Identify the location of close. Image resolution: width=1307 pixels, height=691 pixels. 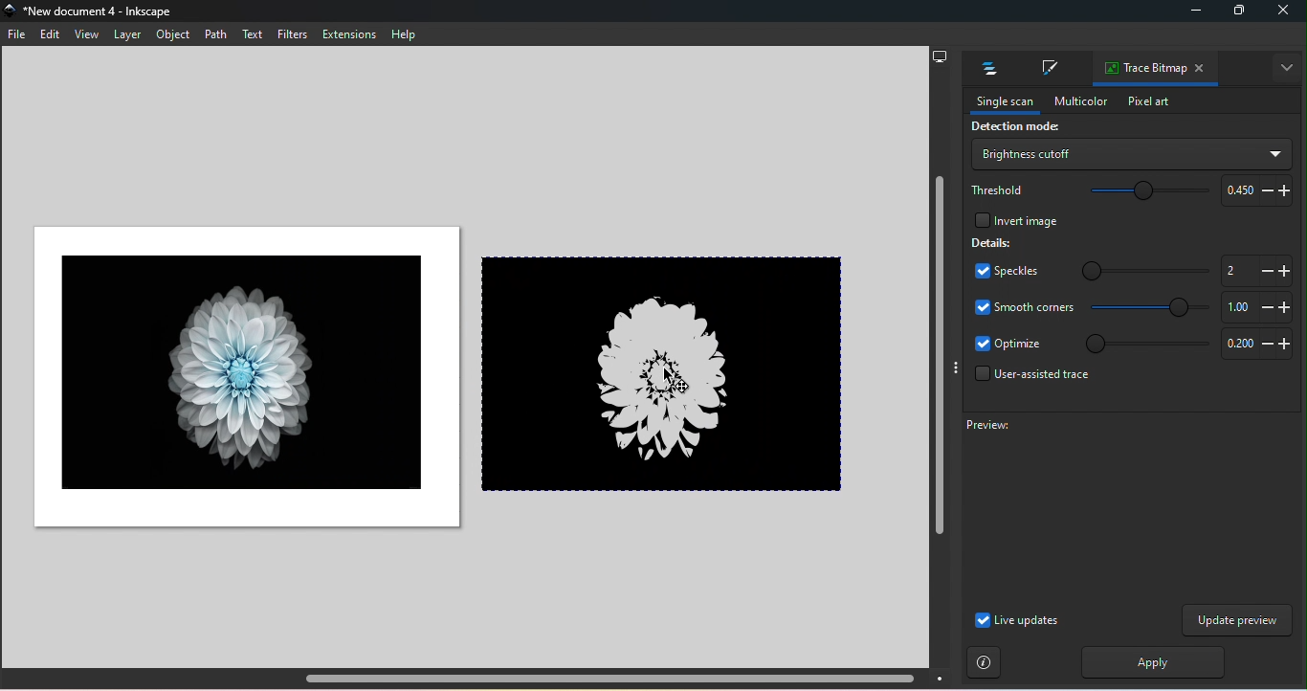
(1284, 12).